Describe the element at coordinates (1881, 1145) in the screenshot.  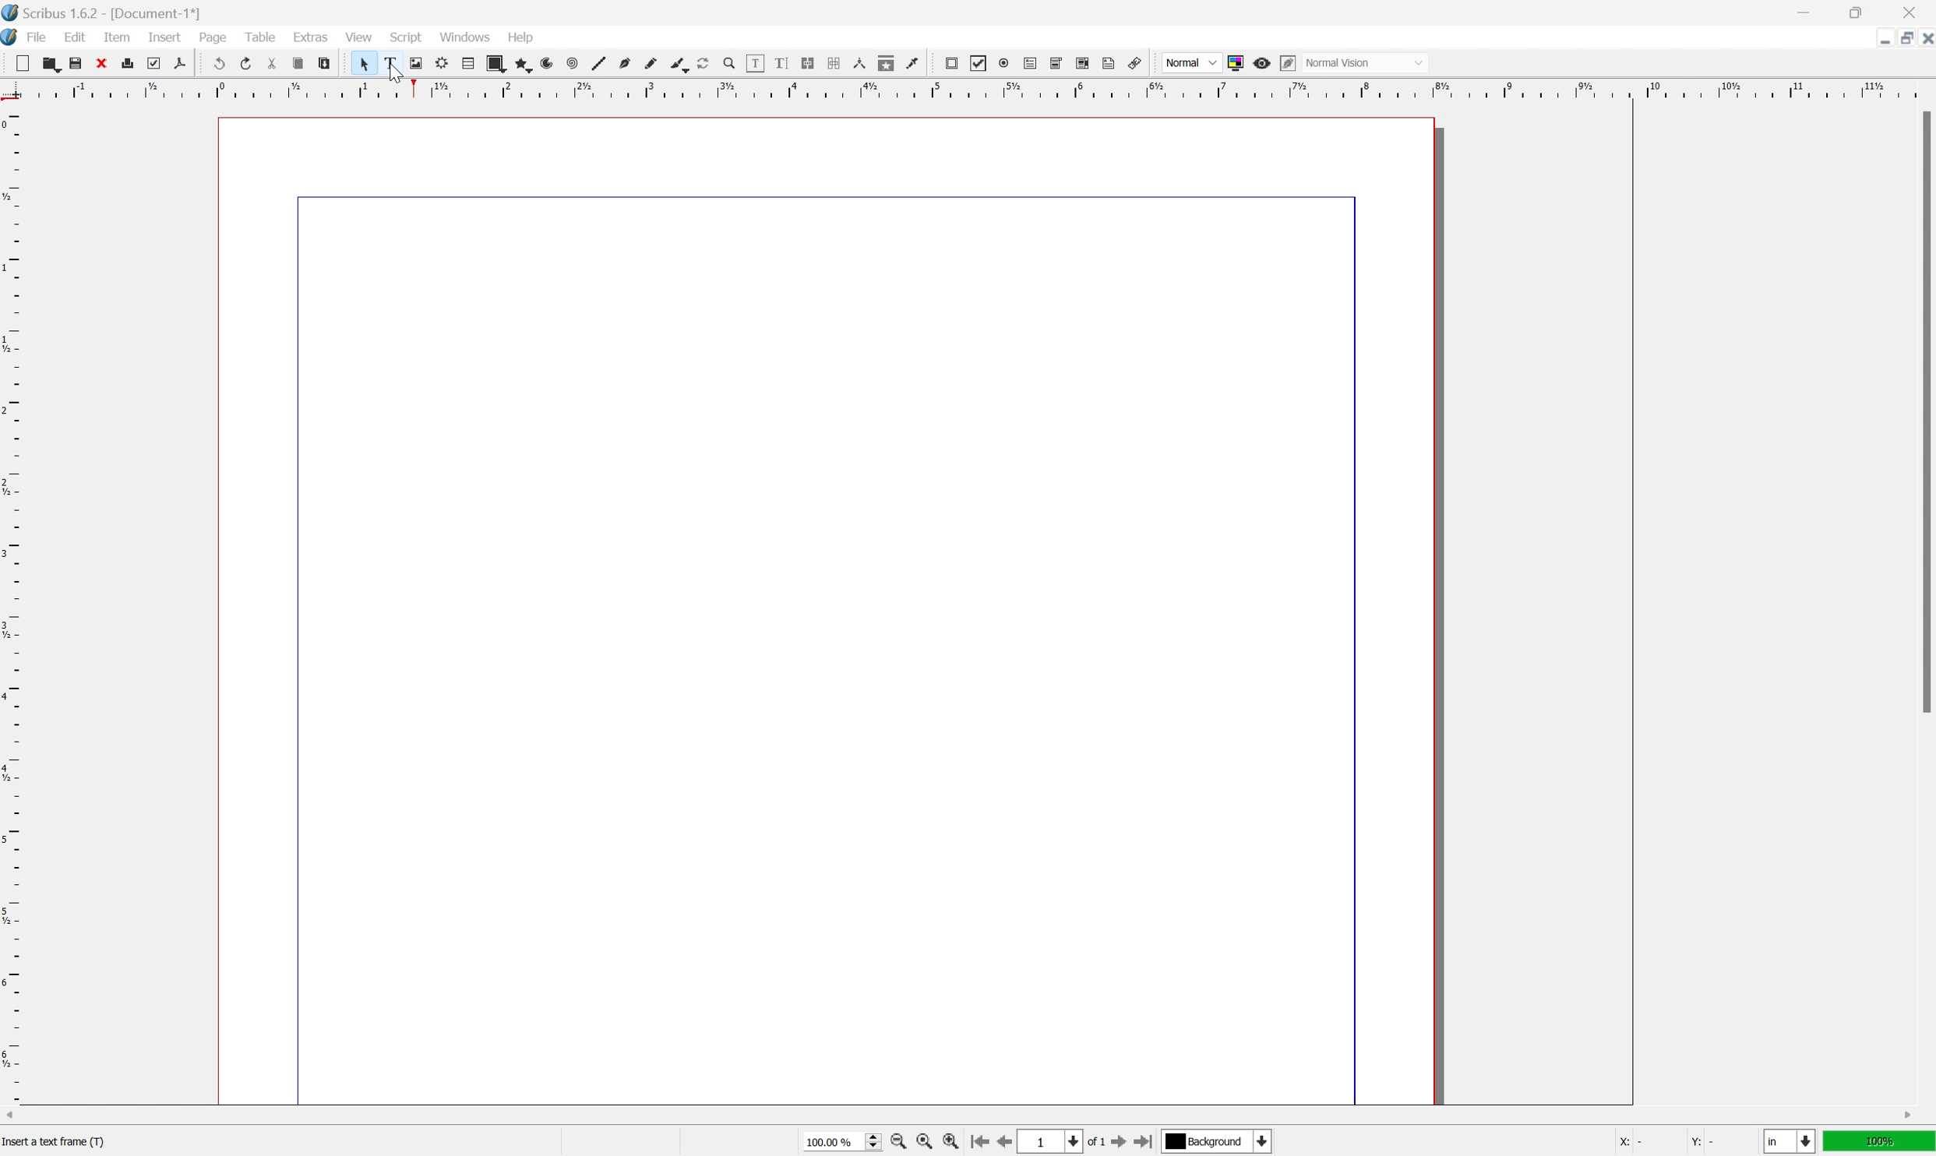
I see `100%` at that location.